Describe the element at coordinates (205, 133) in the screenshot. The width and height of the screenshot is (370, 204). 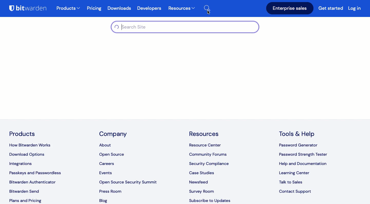
I see `resources` at that location.